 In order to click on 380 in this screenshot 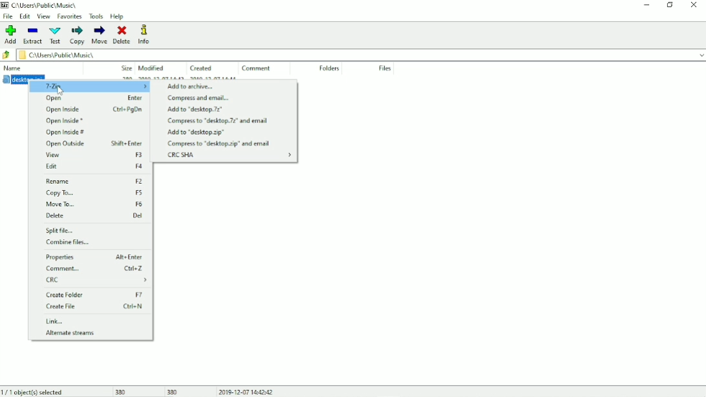, I will do `click(121, 391)`.